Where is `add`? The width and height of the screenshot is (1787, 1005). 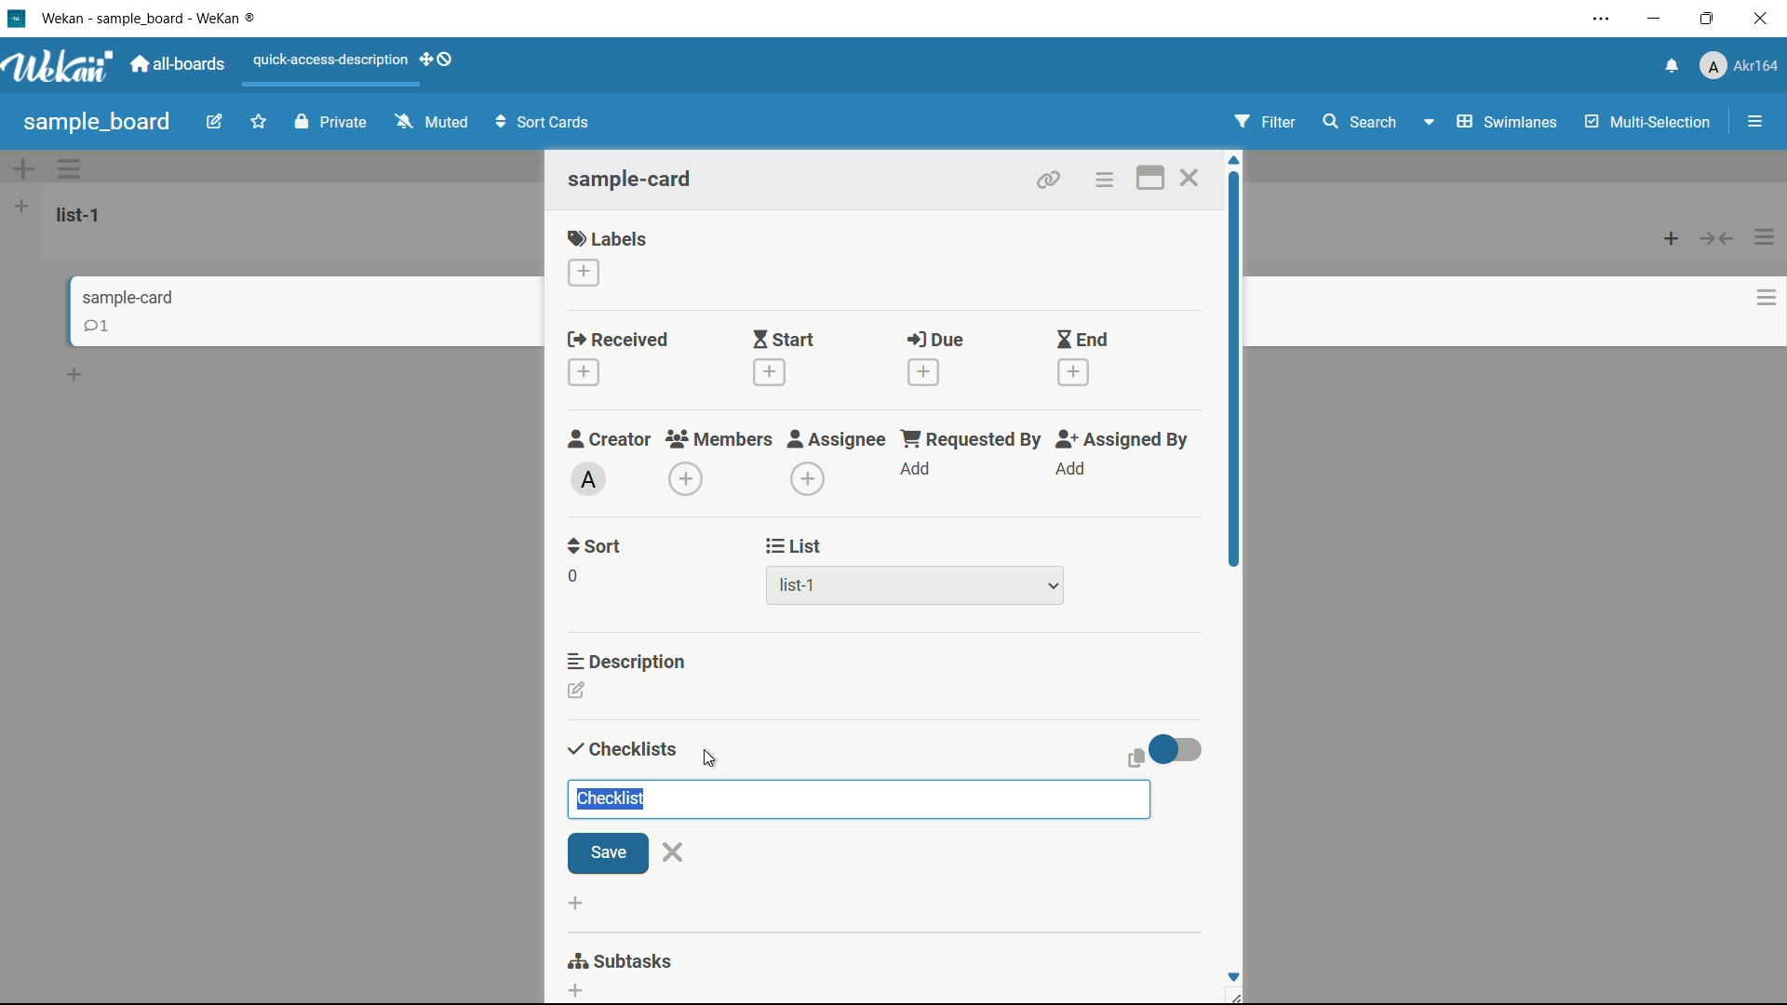 add is located at coordinates (919, 470).